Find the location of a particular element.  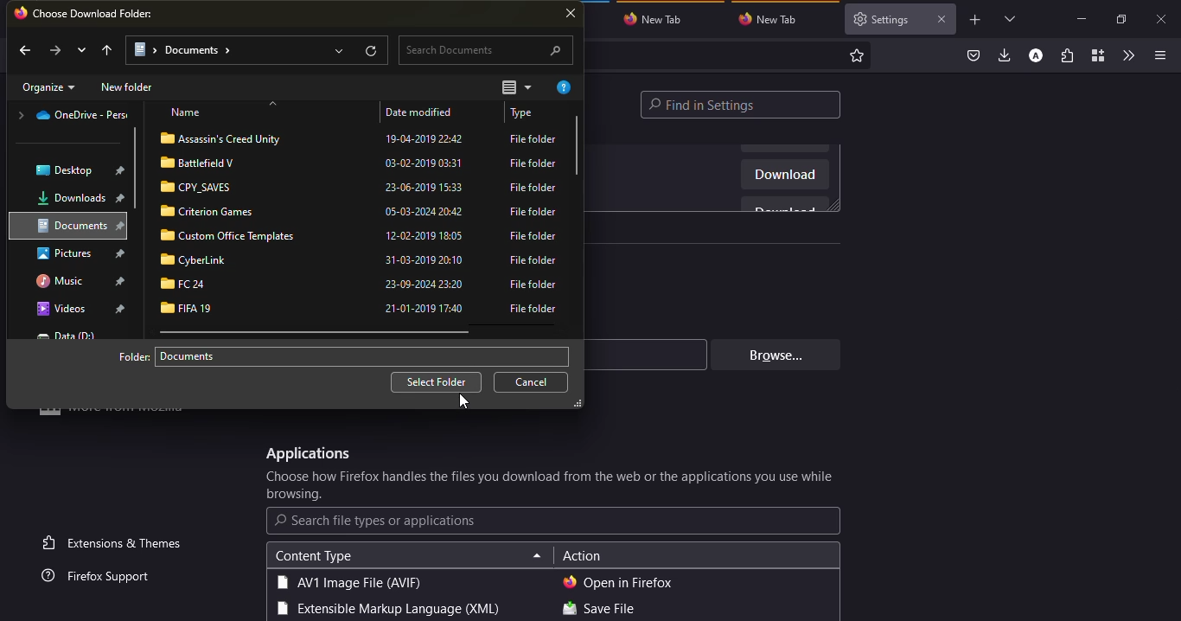

location is located at coordinates (67, 336).